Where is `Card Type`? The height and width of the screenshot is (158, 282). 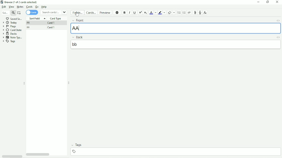
Card Type is located at coordinates (56, 19).